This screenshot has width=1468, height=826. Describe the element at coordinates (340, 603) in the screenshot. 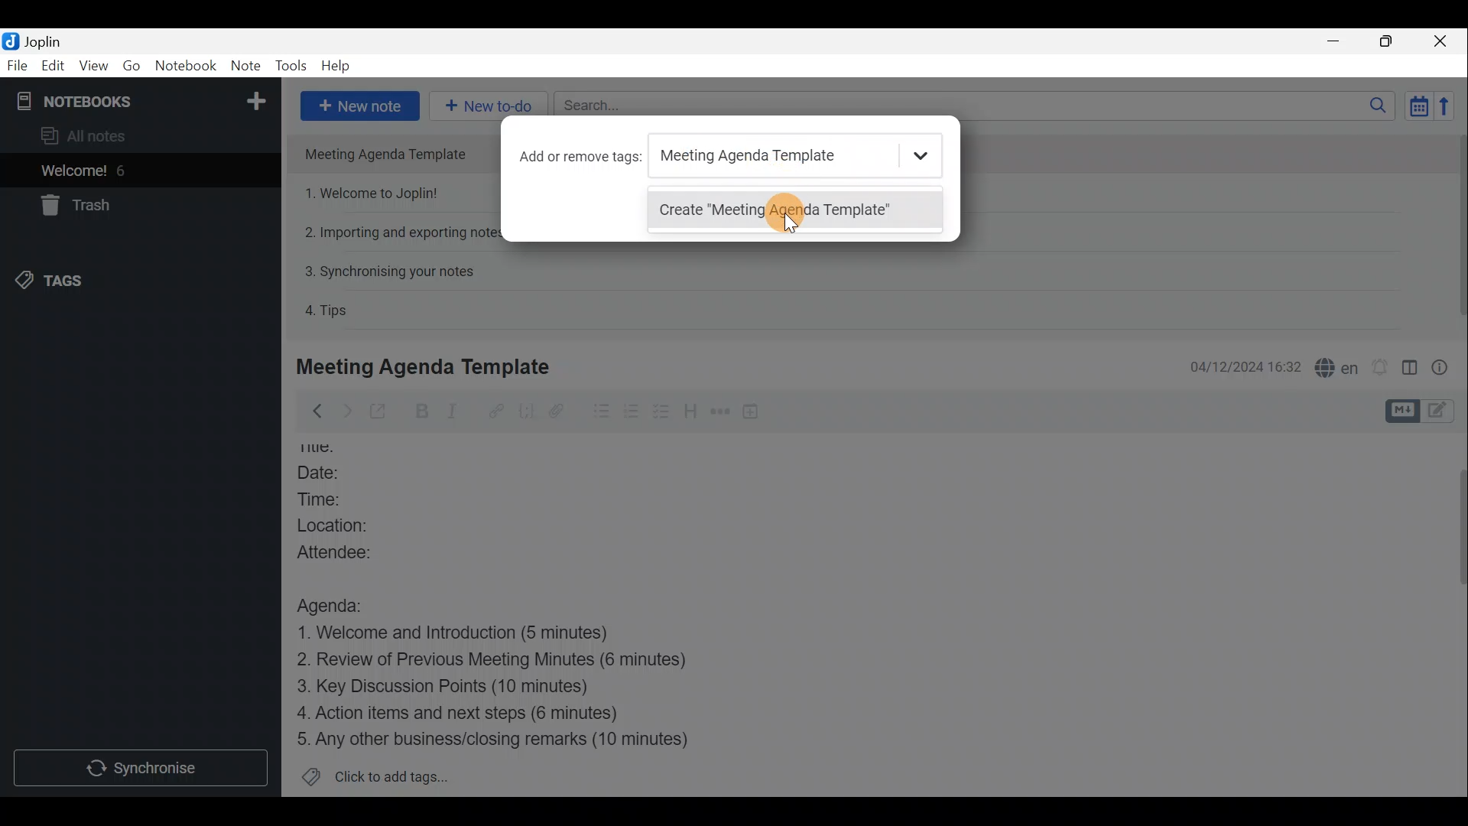

I see `Agenda:` at that location.